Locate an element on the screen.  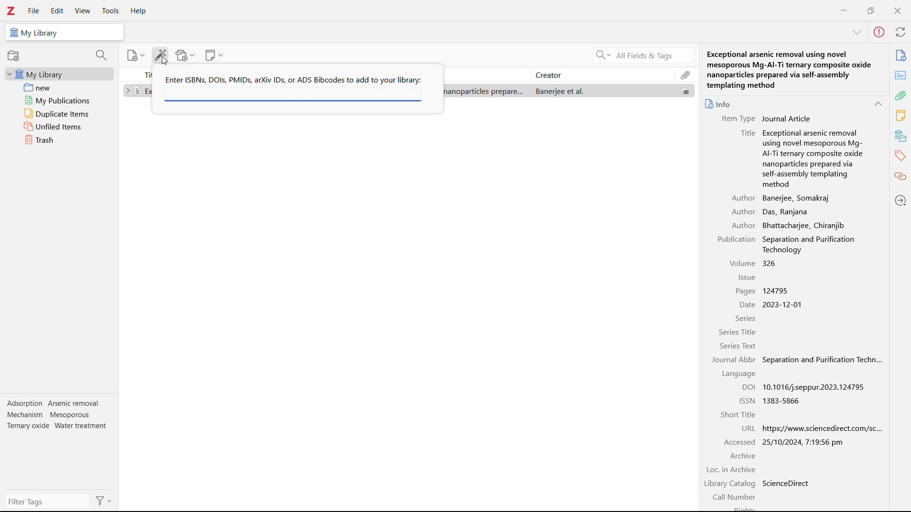
info is located at coordinates (901, 55).